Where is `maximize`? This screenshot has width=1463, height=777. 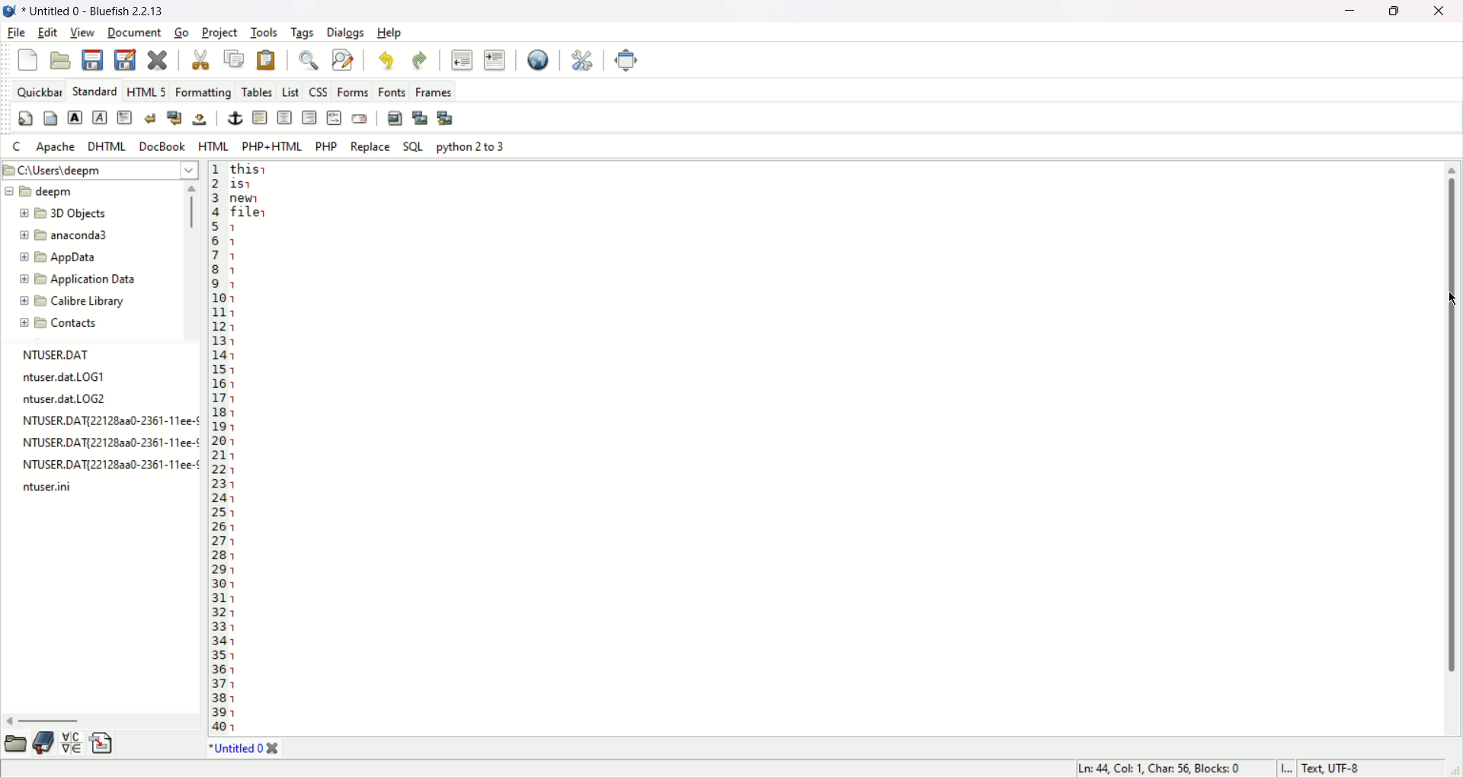 maximize is located at coordinates (1397, 11).